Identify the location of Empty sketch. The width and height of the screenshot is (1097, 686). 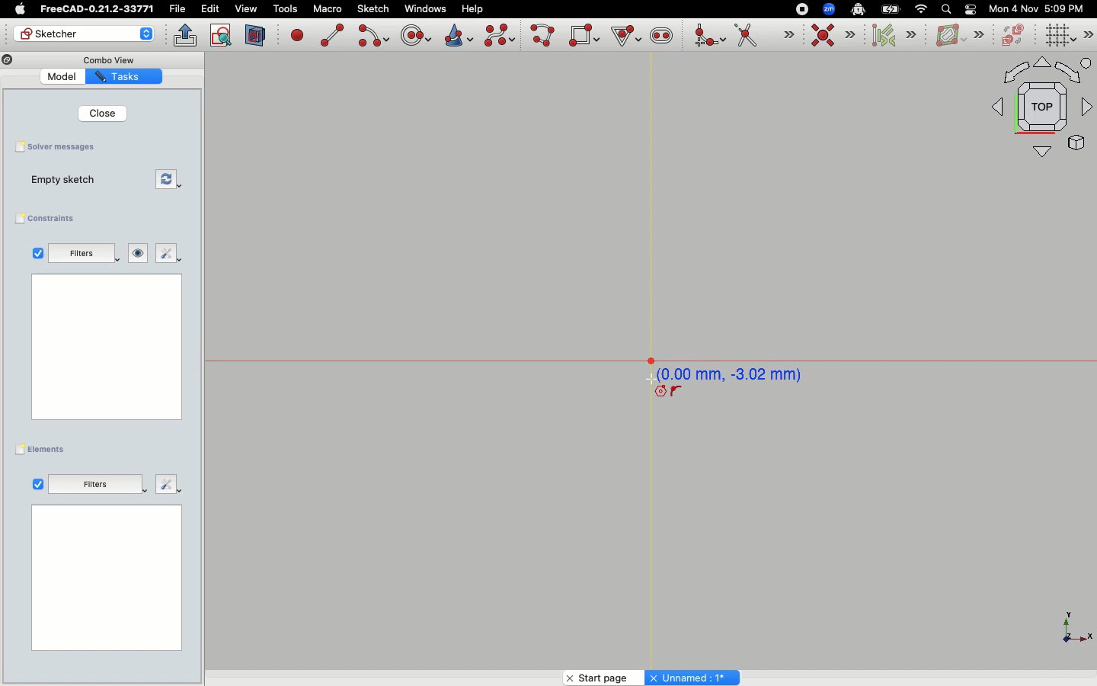
(66, 181).